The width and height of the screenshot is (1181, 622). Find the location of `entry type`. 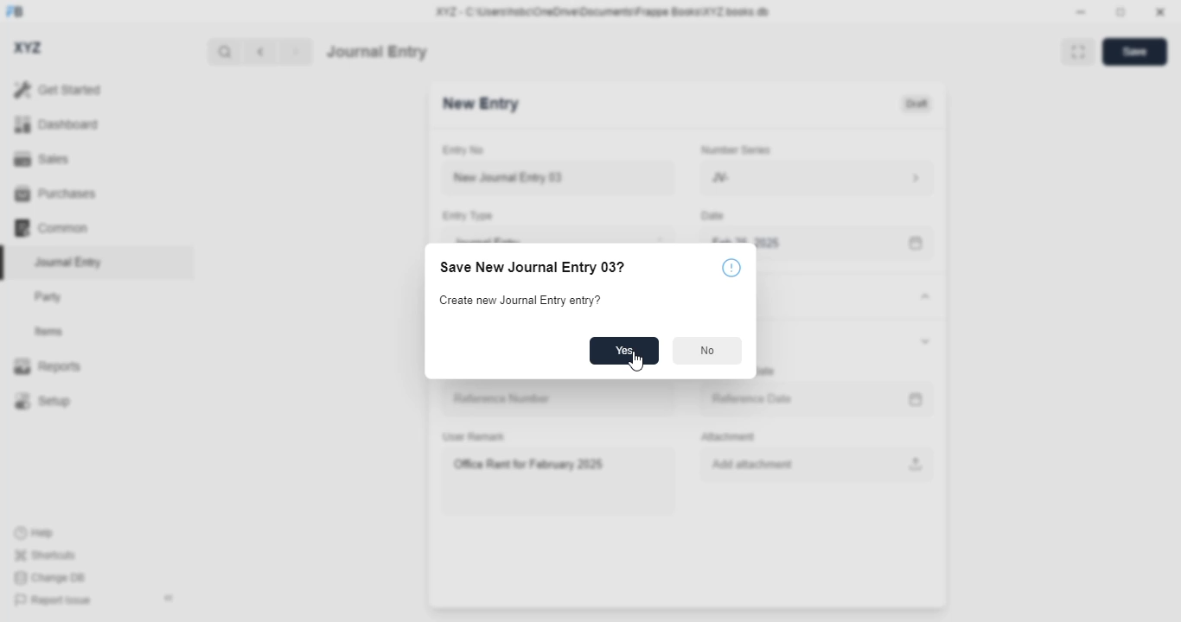

entry type is located at coordinates (556, 235).